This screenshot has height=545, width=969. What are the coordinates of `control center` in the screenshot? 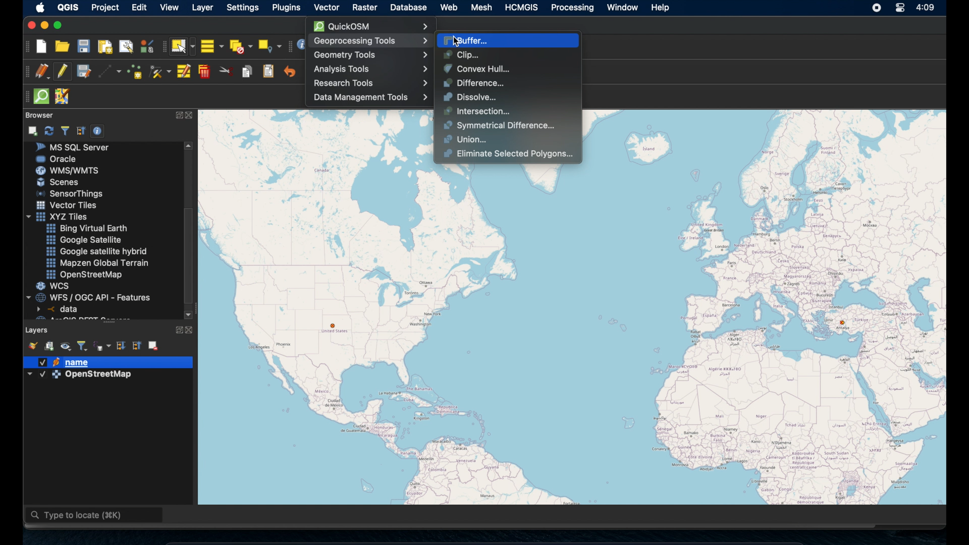 It's located at (898, 8).